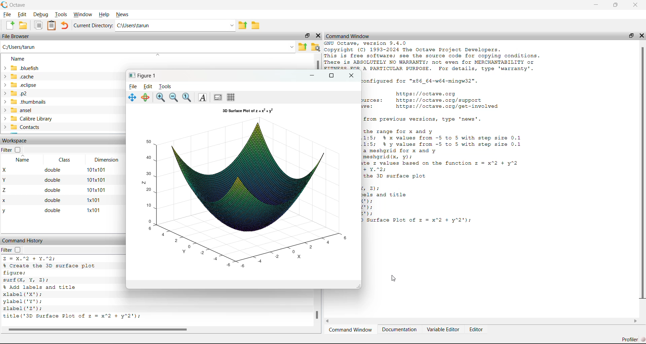 The width and height of the screenshot is (646, 344). I want to click on % Create the 3D surface plot, so click(51, 266).